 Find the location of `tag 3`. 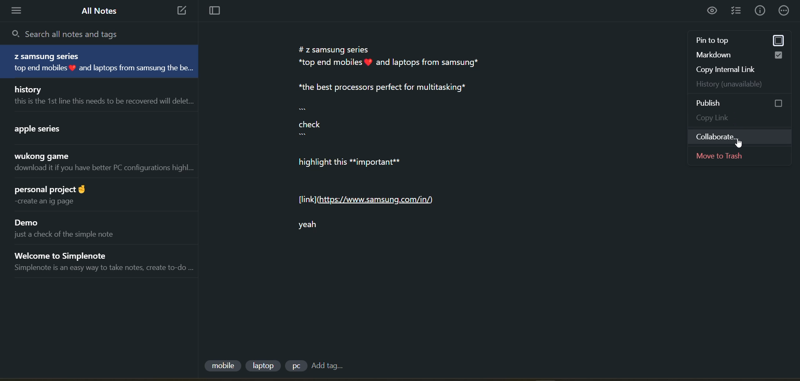

tag 3 is located at coordinates (295, 366).